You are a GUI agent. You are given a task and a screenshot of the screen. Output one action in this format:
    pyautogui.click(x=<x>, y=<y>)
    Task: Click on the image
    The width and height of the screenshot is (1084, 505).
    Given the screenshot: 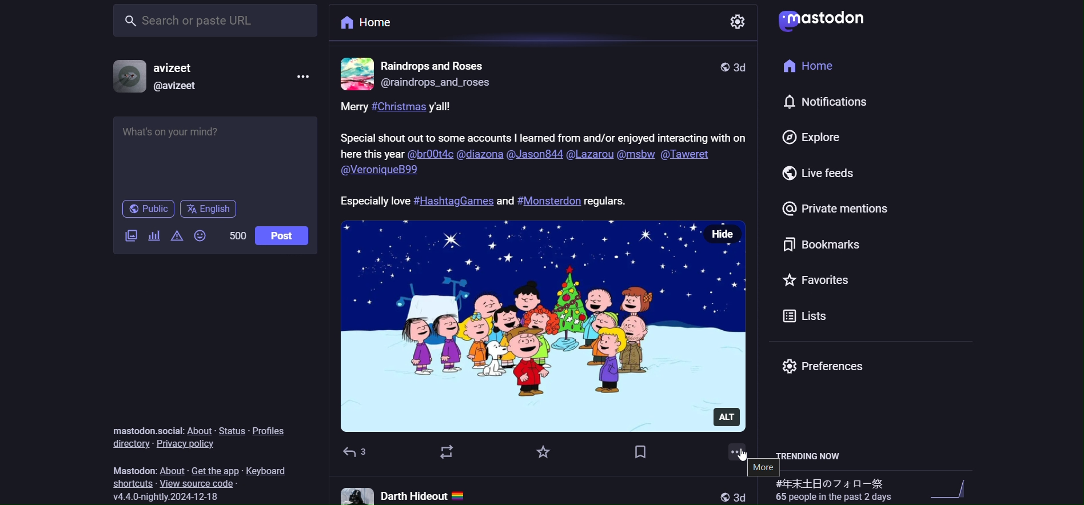 What is the action you would take?
    pyautogui.click(x=515, y=326)
    